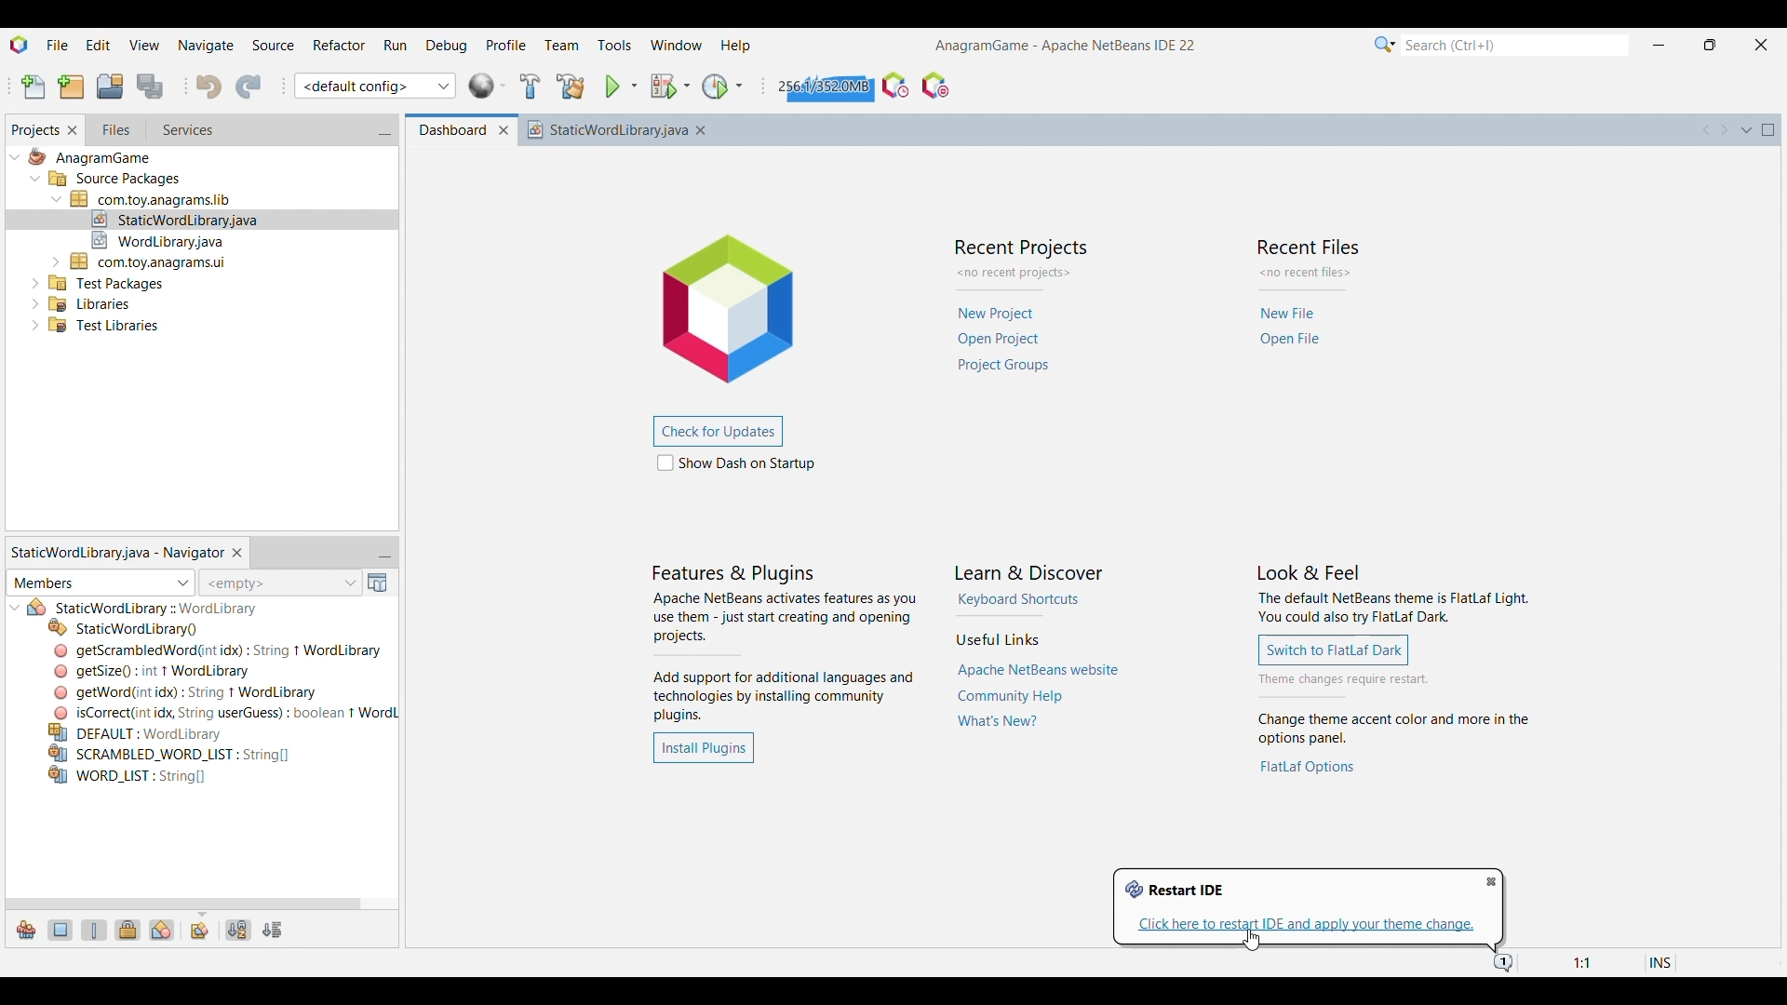  I want to click on Fully qualified names, so click(200, 931).